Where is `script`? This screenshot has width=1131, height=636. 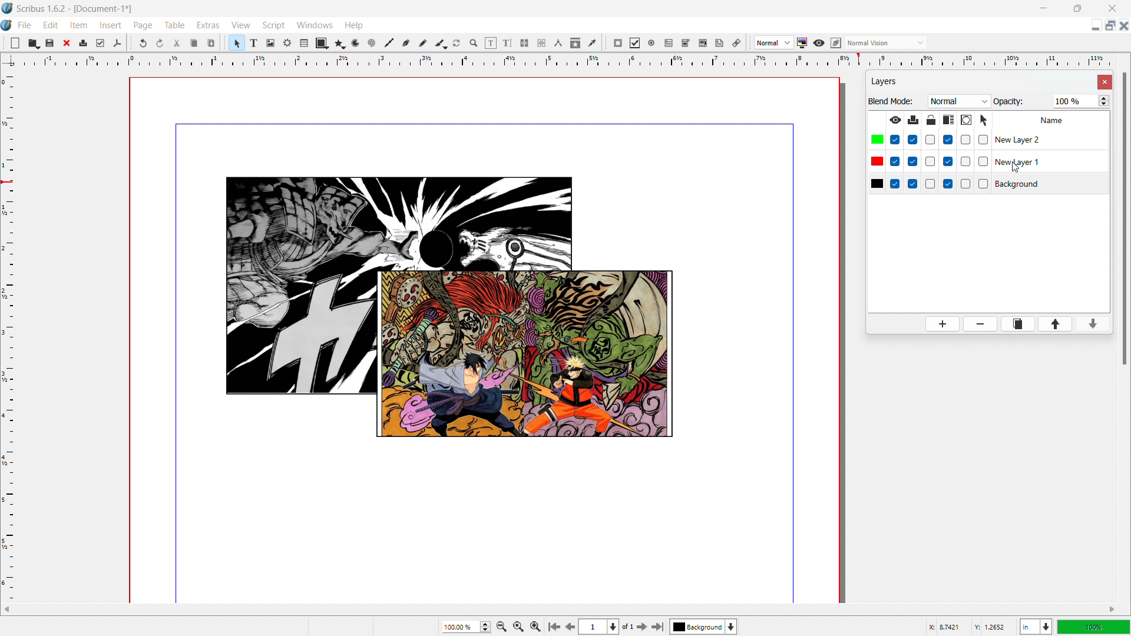 script is located at coordinates (273, 25).